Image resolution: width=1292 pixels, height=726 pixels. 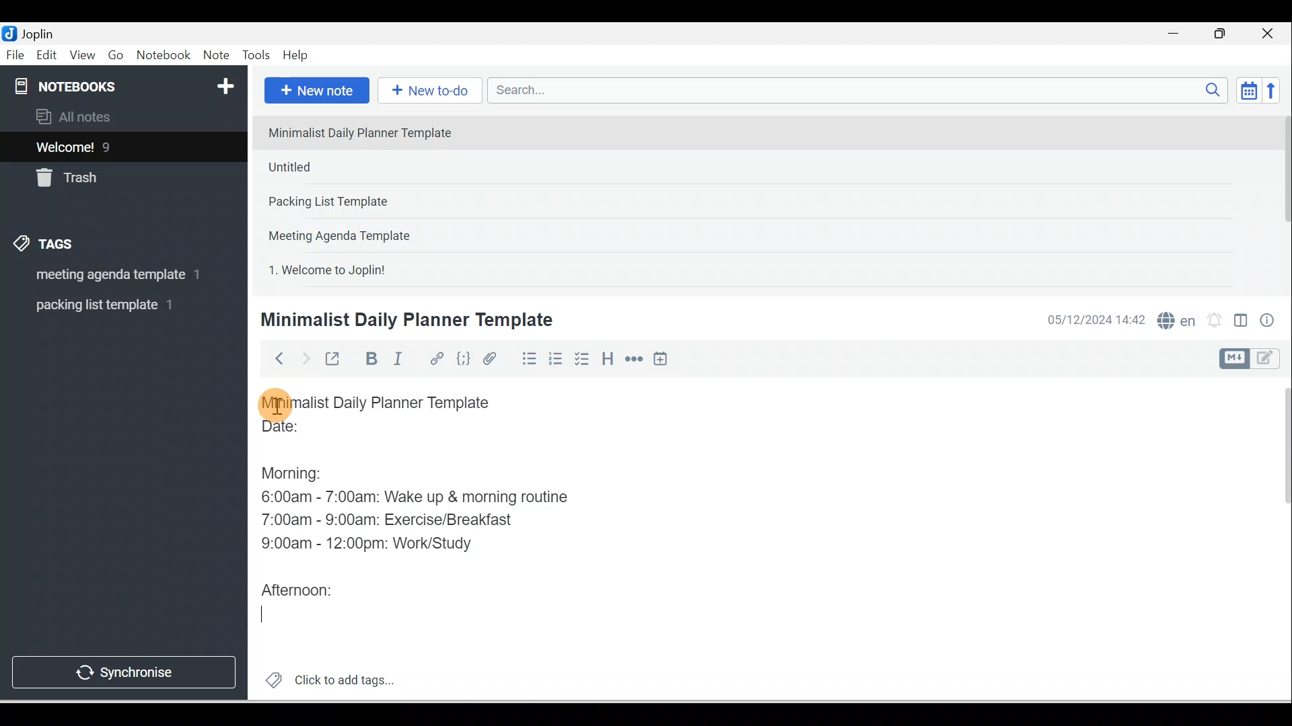 What do you see at coordinates (48, 56) in the screenshot?
I see `Edit` at bounding box center [48, 56].